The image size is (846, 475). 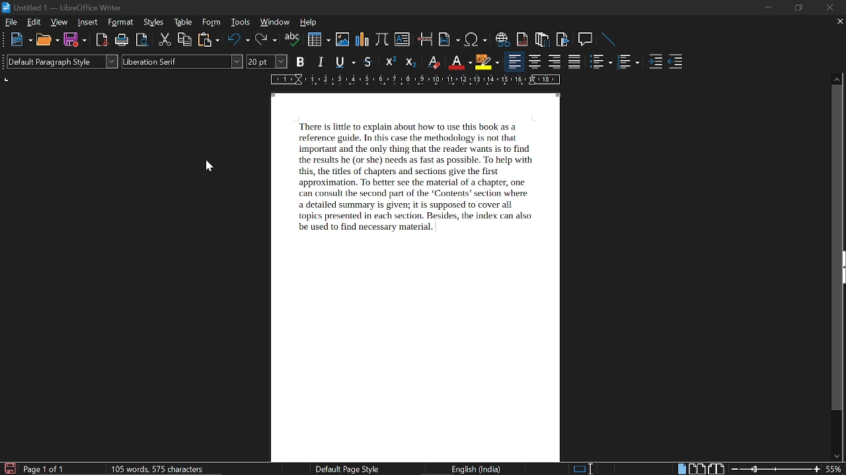 I want to click on font color, so click(x=459, y=63).